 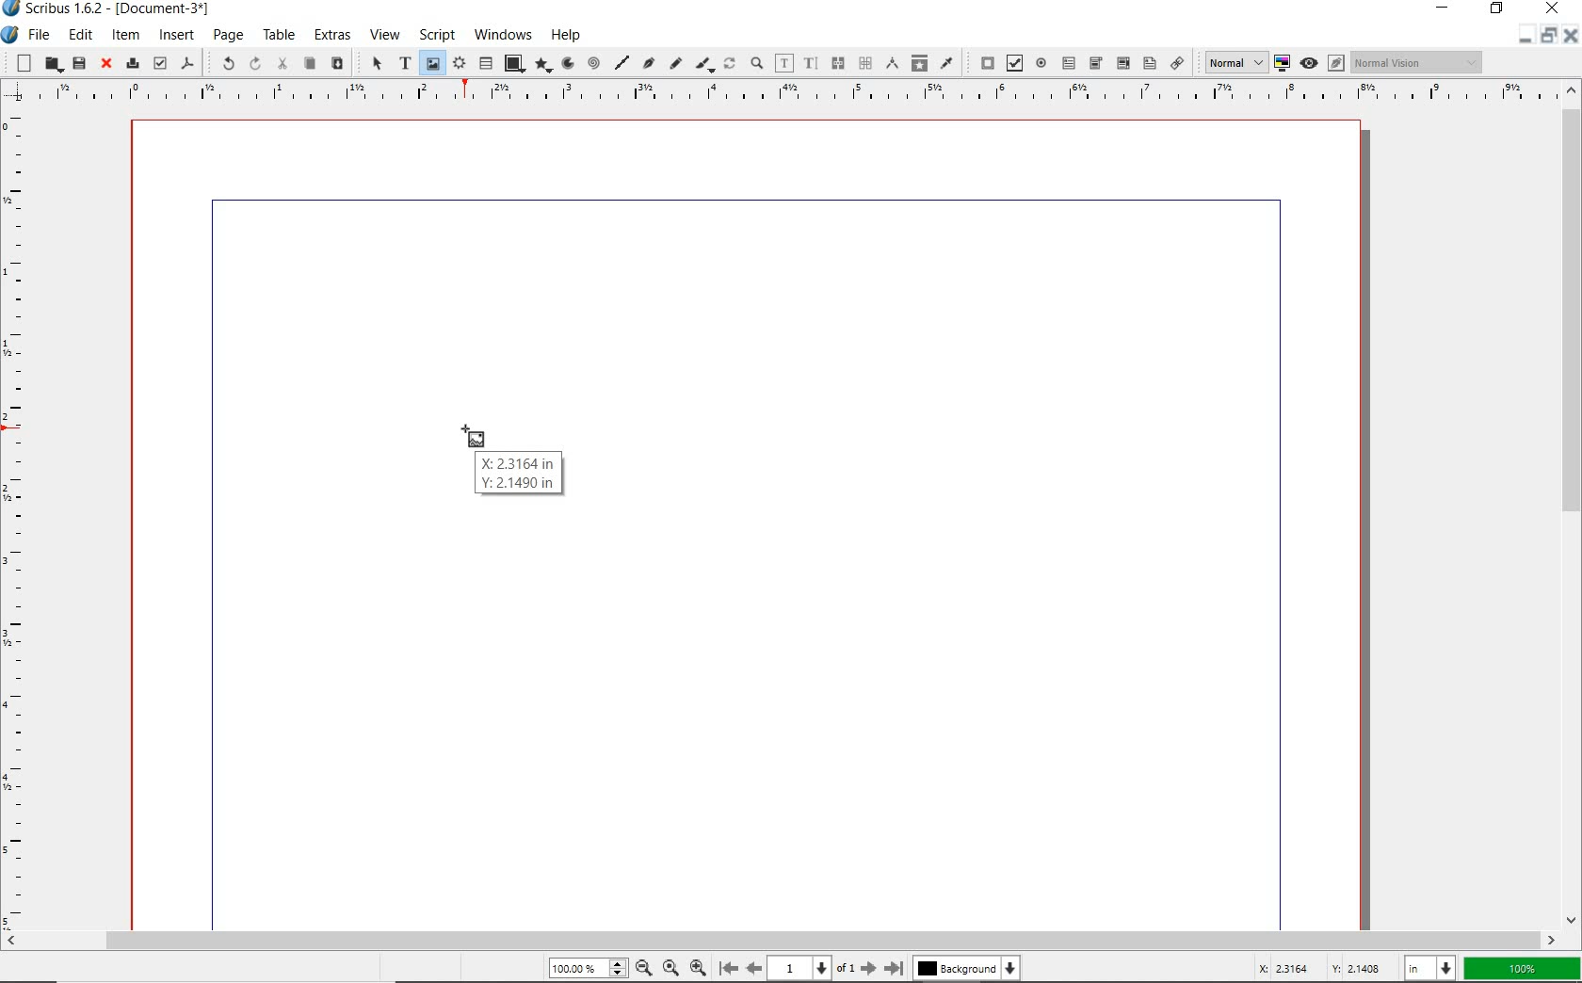 I want to click on previous, so click(x=755, y=969).